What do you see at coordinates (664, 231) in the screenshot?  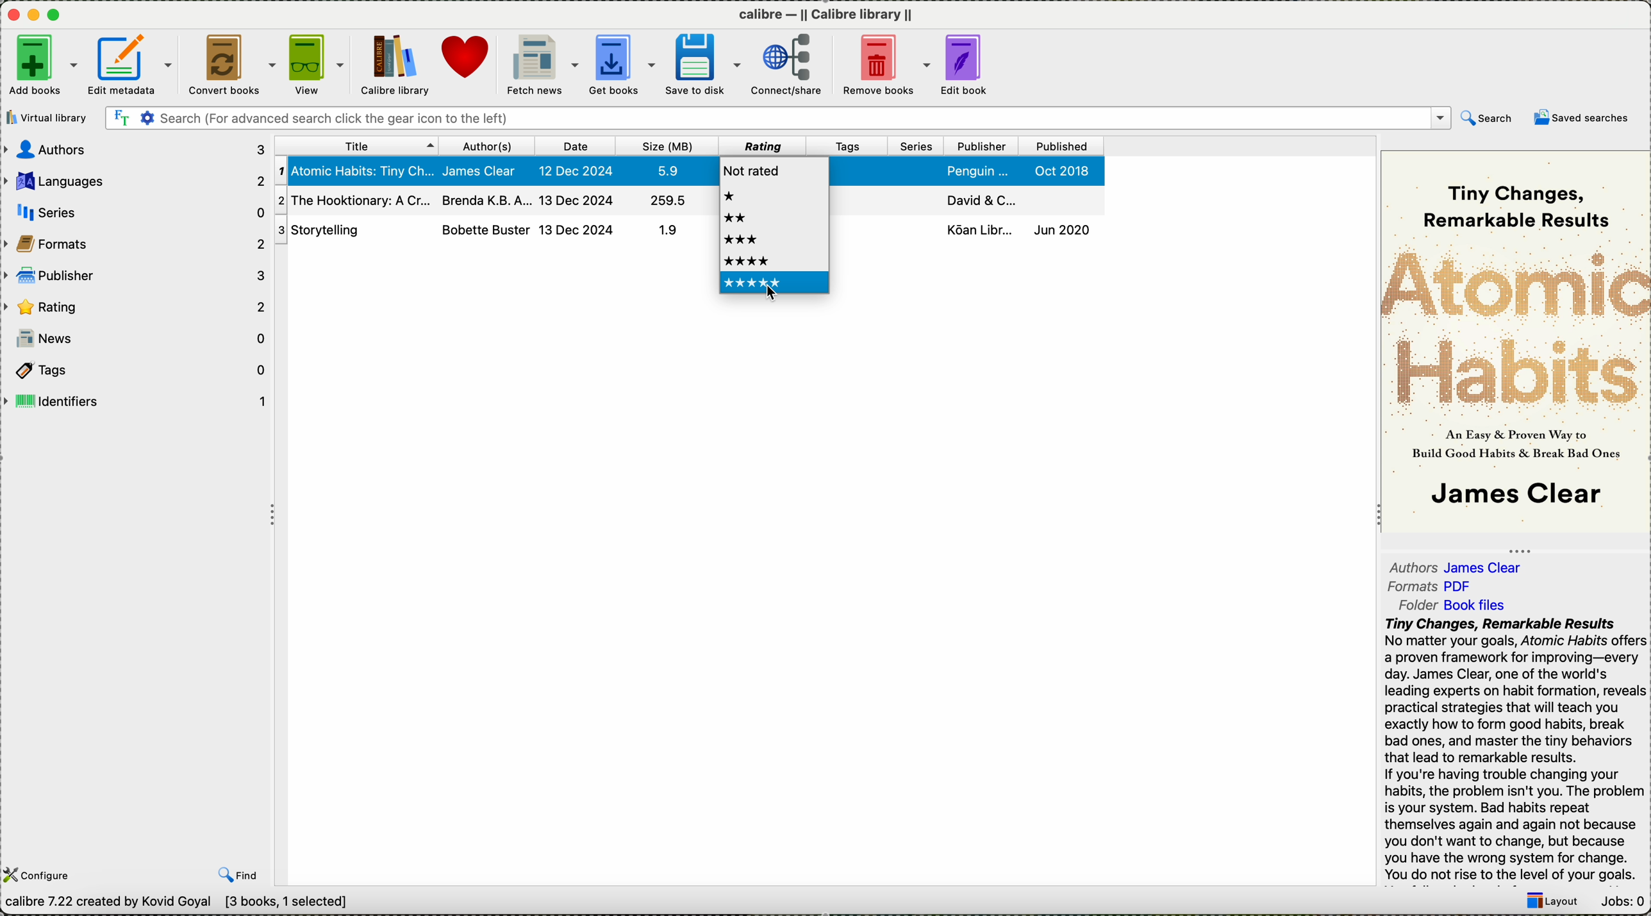 I see `1.9` at bounding box center [664, 231].